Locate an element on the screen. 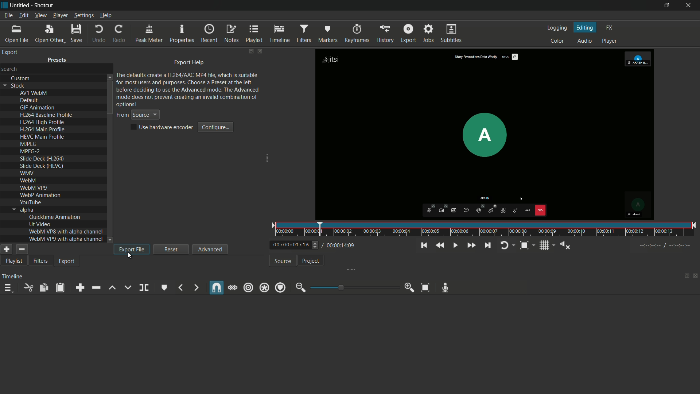 The width and height of the screenshot is (700, 394). text is located at coordinates (42, 136).